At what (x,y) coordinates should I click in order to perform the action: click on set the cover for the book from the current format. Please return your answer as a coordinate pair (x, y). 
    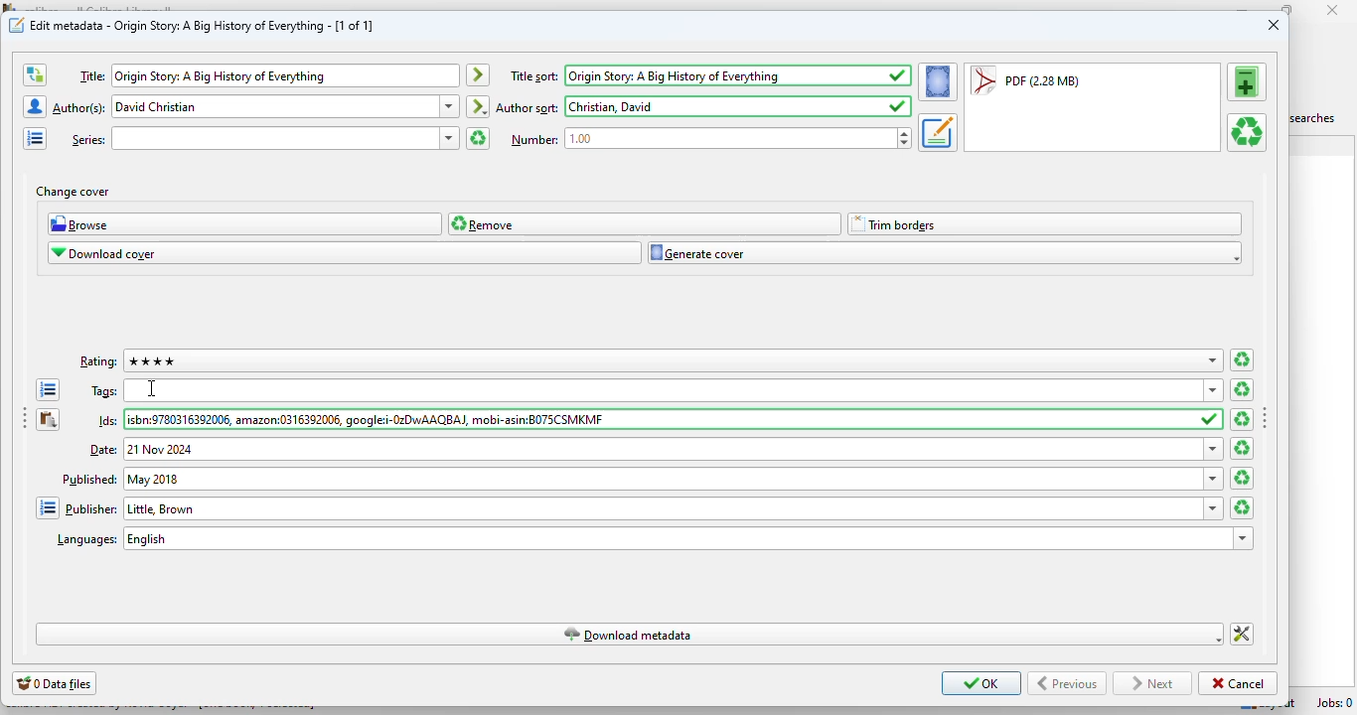
    Looking at the image, I should click on (938, 81).